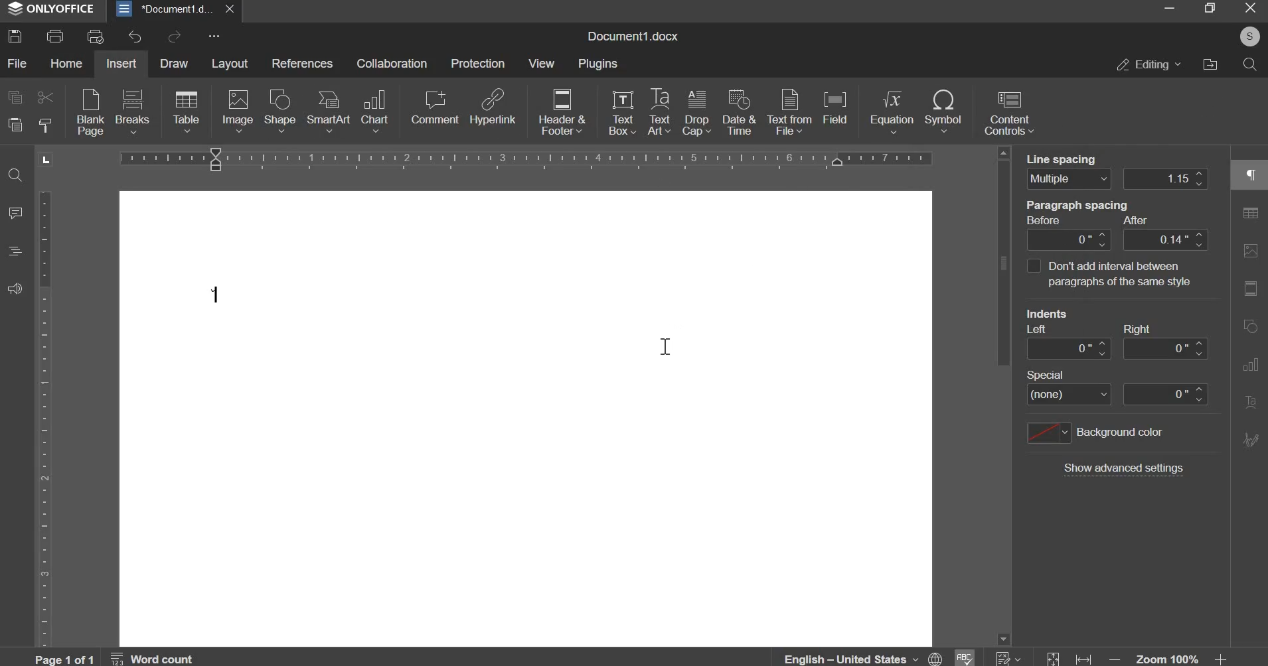 The image size is (1268, 666). Describe the element at coordinates (943, 110) in the screenshot. I see `symbol` at that location.